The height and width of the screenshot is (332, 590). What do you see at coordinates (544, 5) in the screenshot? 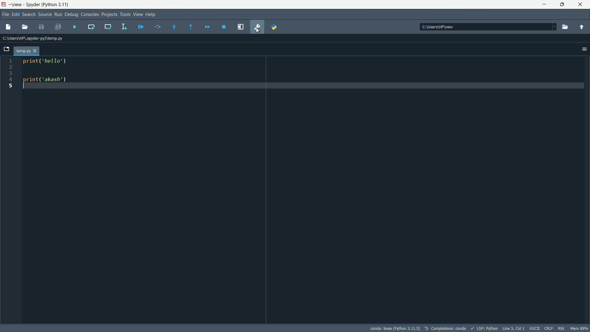
I see `minimize` at bounding box center [544, 5].